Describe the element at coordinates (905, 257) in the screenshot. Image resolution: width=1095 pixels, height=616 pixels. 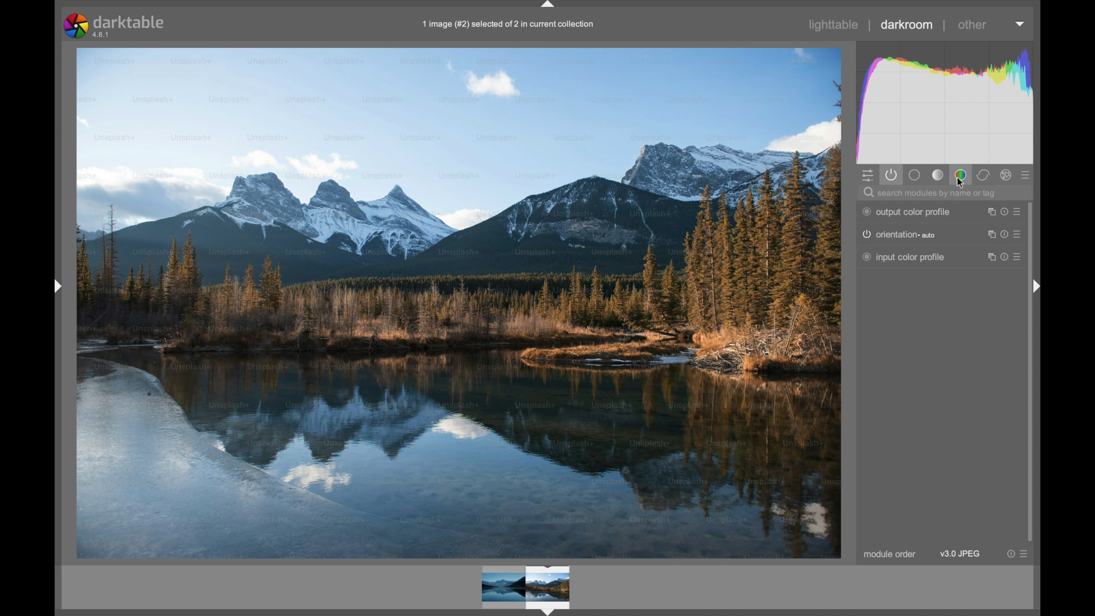
I see `input color profile` at that location.